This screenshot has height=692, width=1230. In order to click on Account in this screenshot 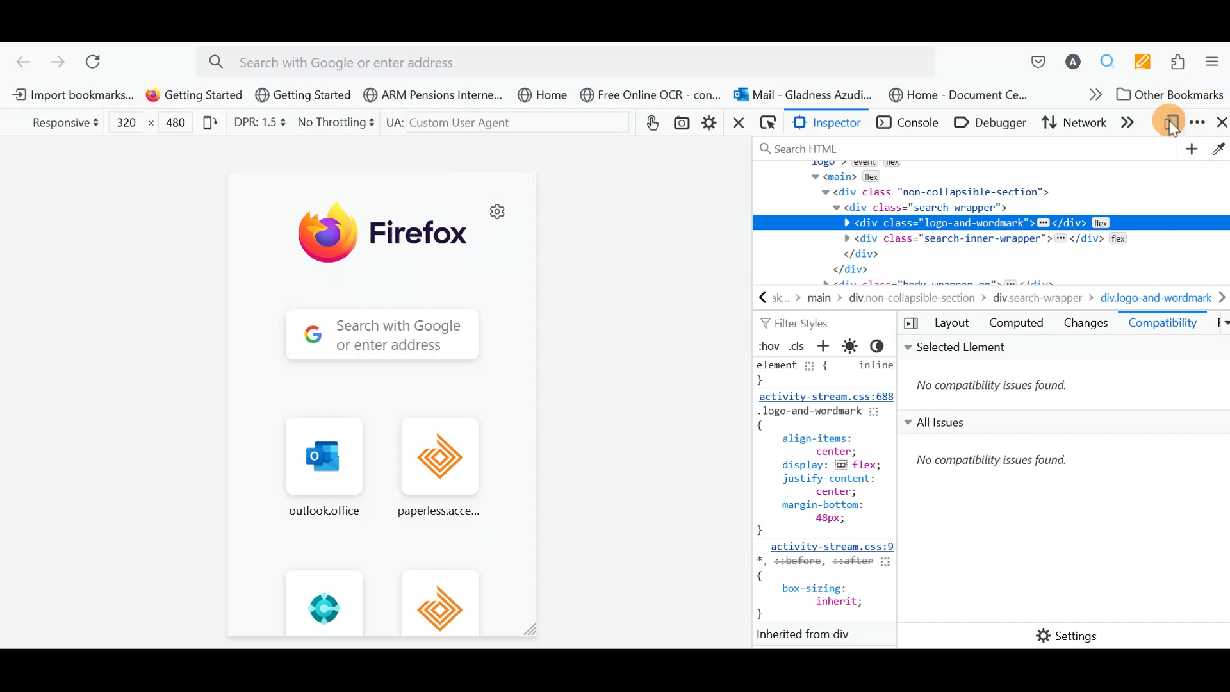, I will do `click(1074, 56)`.